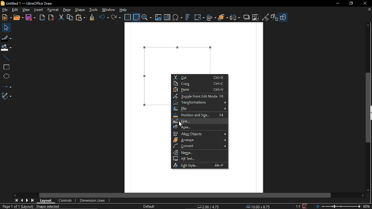 The height and width of the screenshot is (209, 372). Describe the element at coordinates (92, 17) in the screenshot. I see `CLone` at that location.